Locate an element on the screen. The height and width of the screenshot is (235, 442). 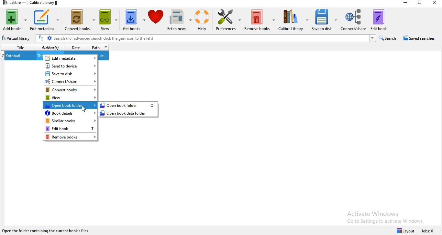
edit metadata is located at coordinates (71, 58).